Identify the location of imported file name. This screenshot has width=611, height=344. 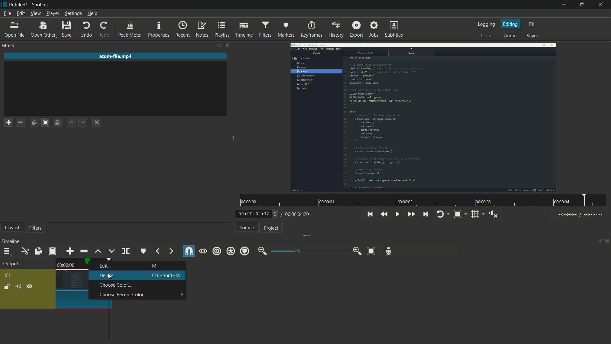
(116, 56).